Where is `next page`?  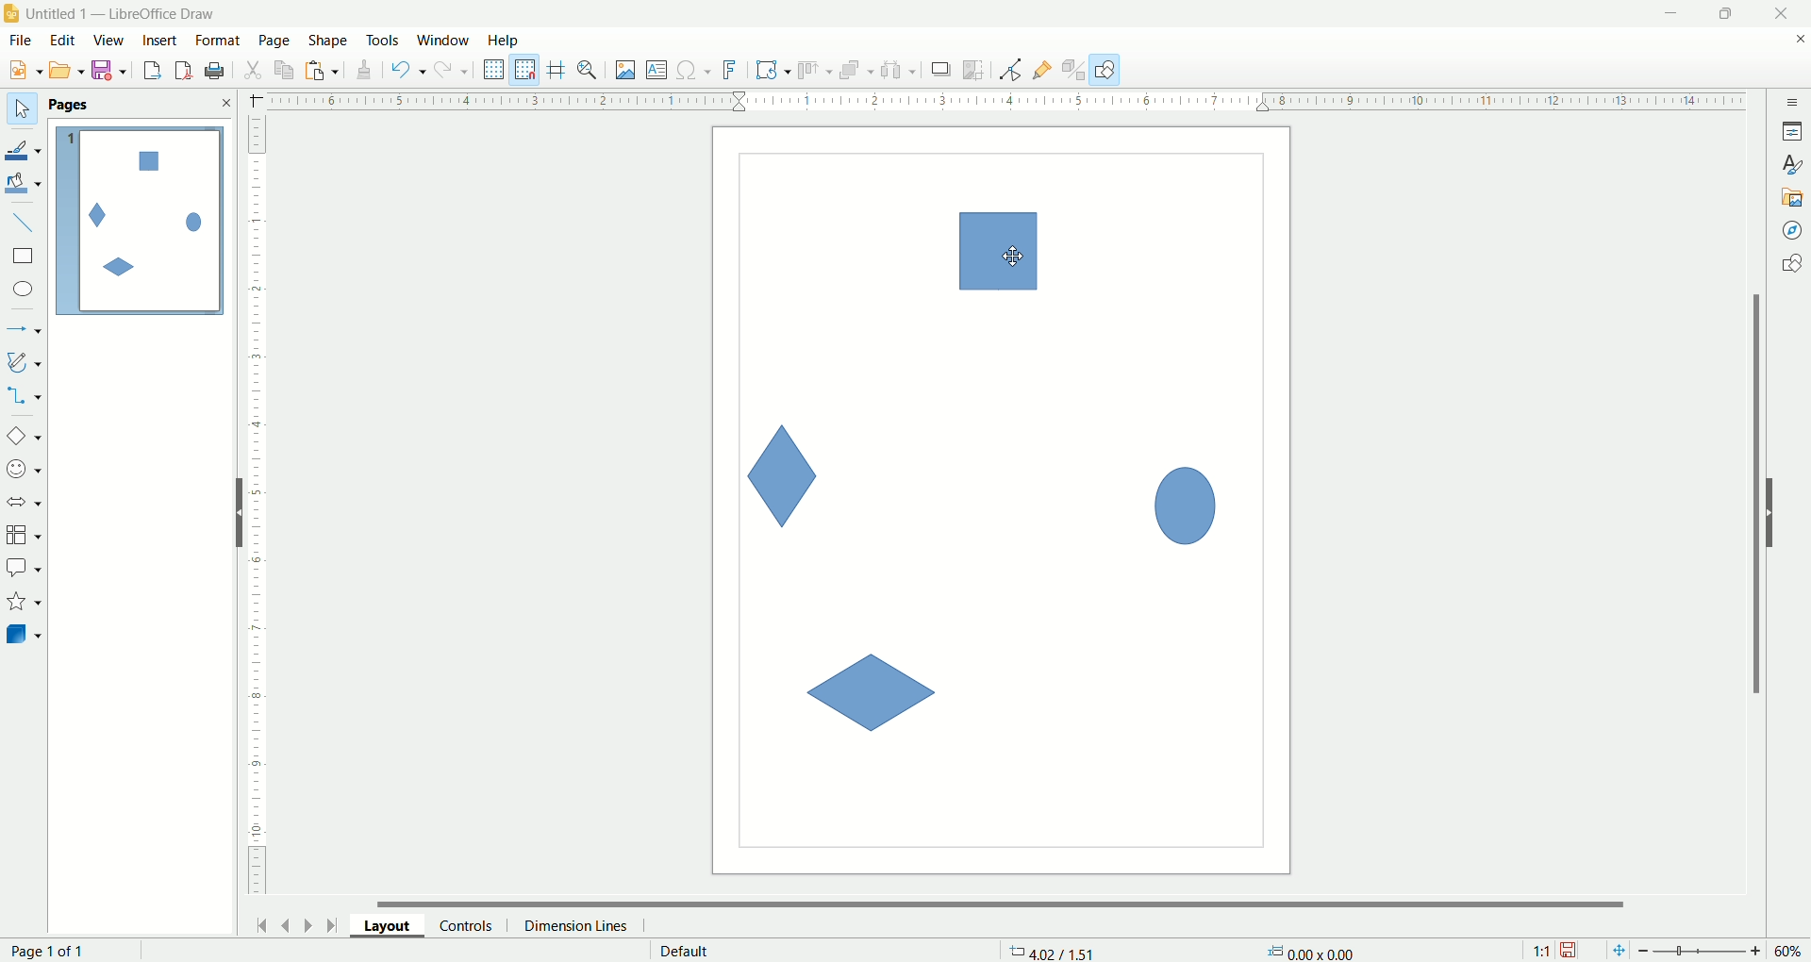 next page is located at coordinates (308, 924).